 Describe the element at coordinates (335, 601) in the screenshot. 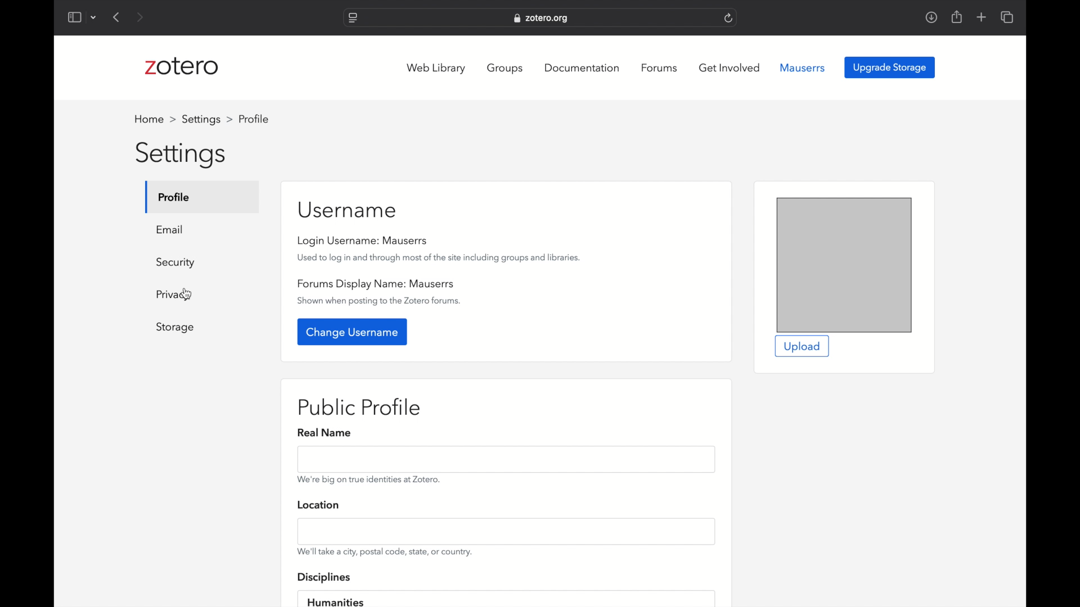

I see `humanities` at that location.